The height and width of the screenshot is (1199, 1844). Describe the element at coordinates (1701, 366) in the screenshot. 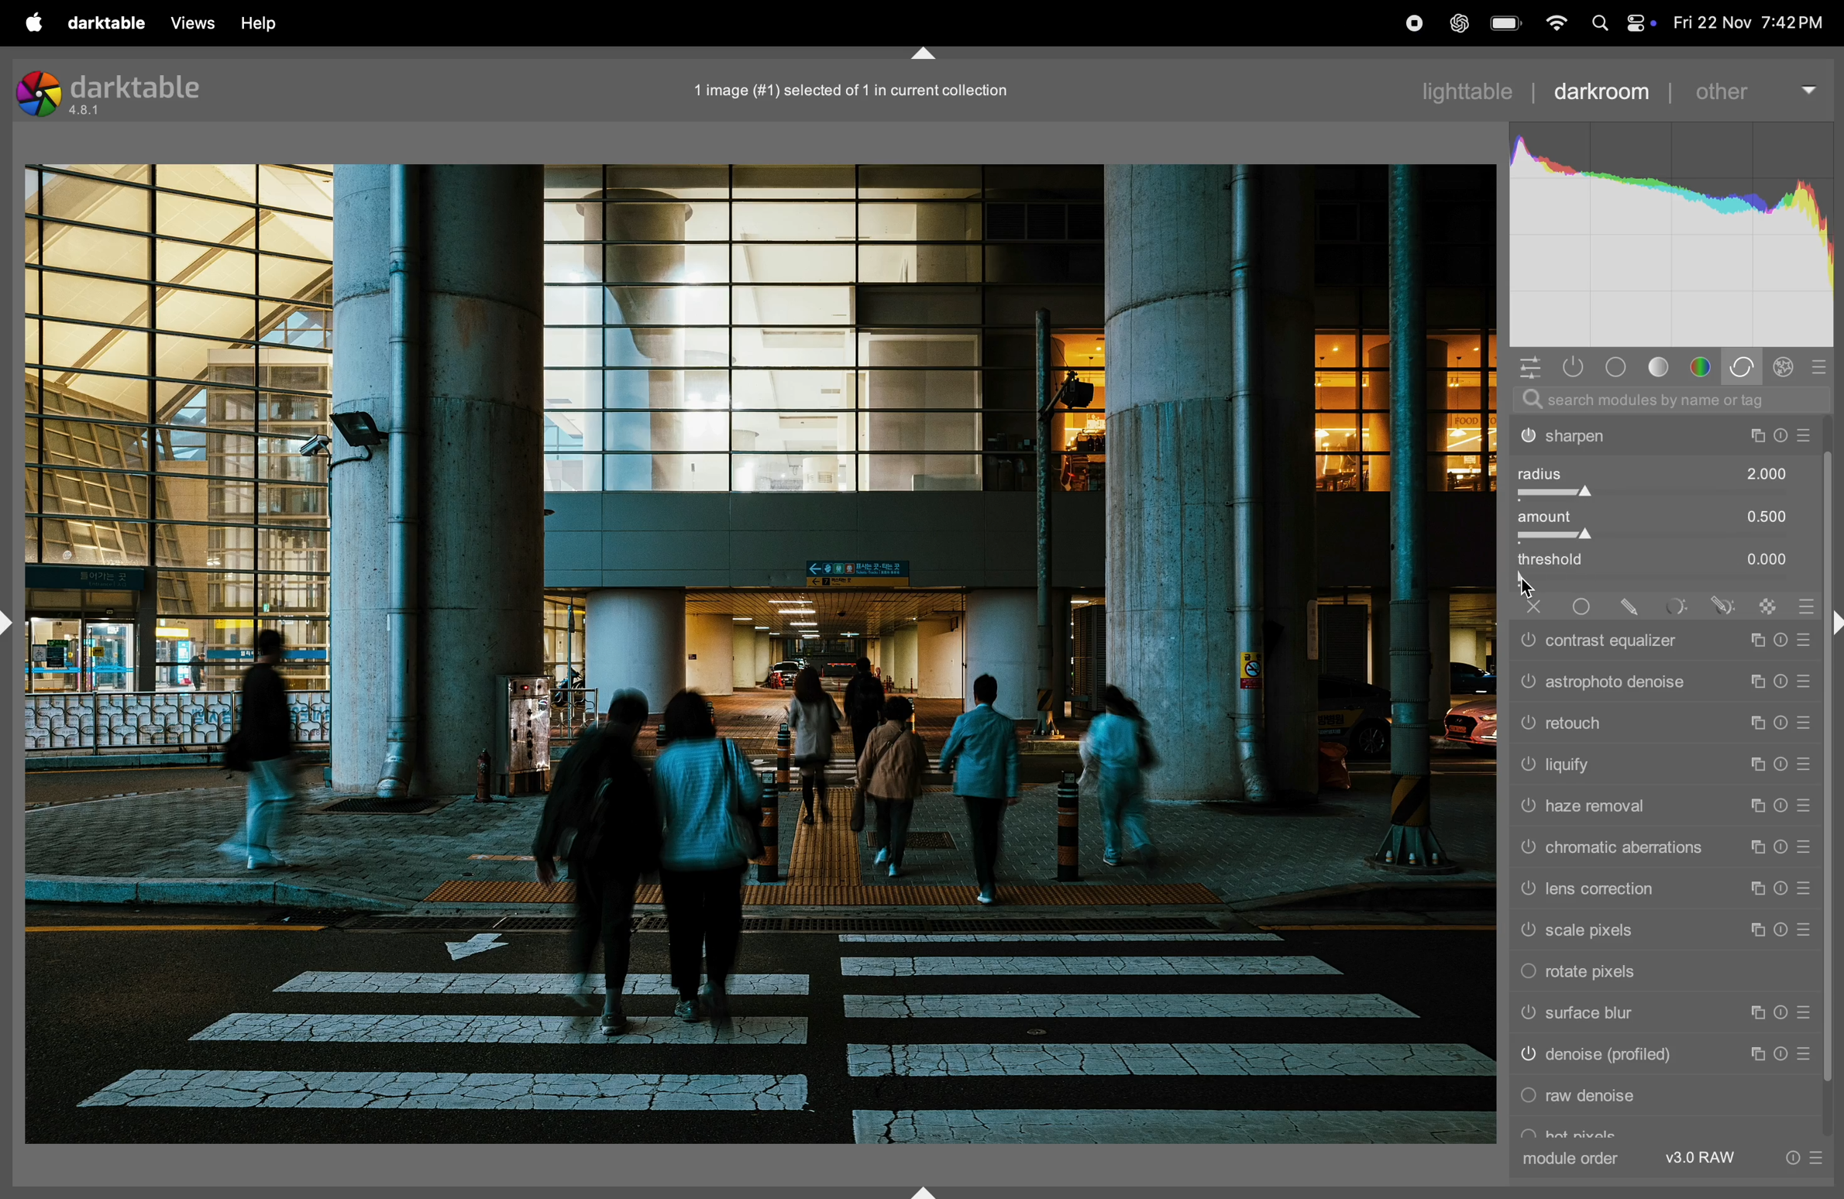

I see `colors` at that location.